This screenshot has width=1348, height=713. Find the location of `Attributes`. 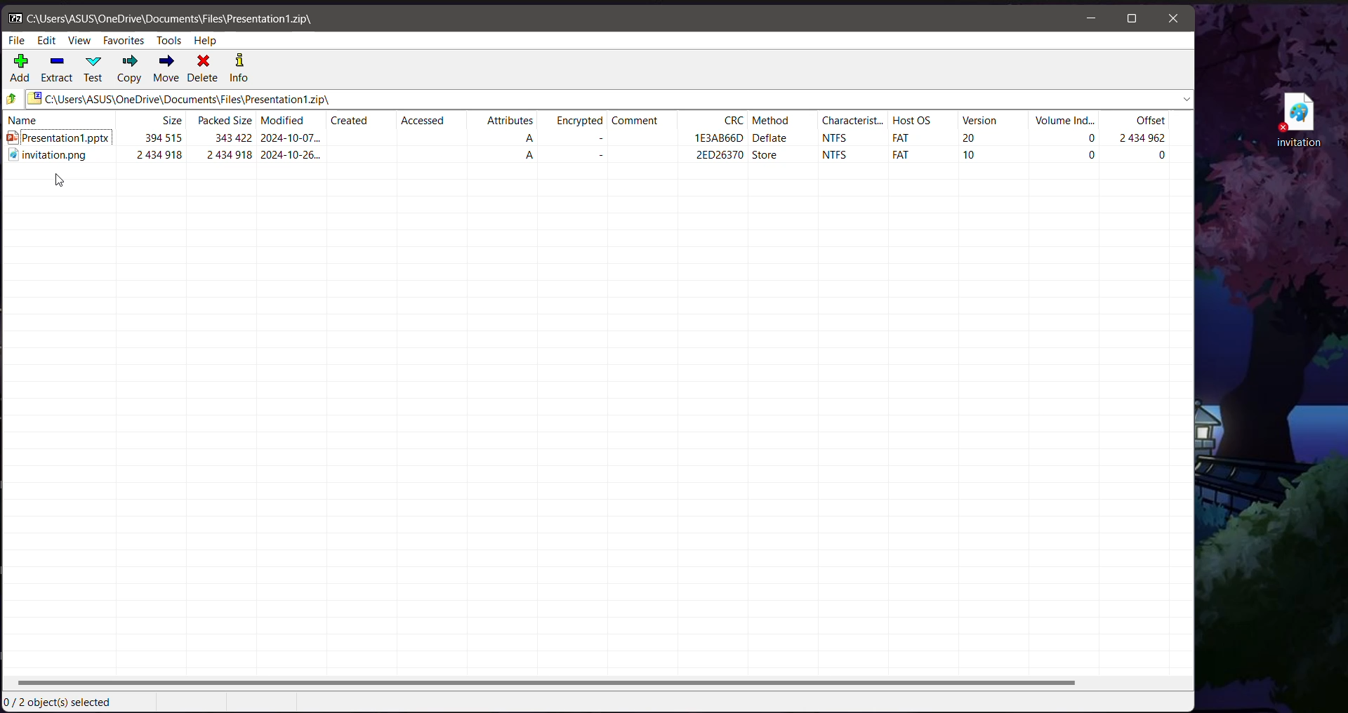

Attributes is located at coordinates (504, 119).